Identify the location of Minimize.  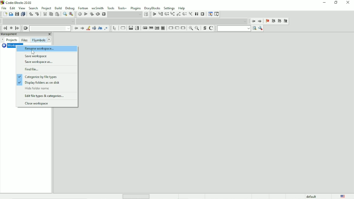
(324, 3).